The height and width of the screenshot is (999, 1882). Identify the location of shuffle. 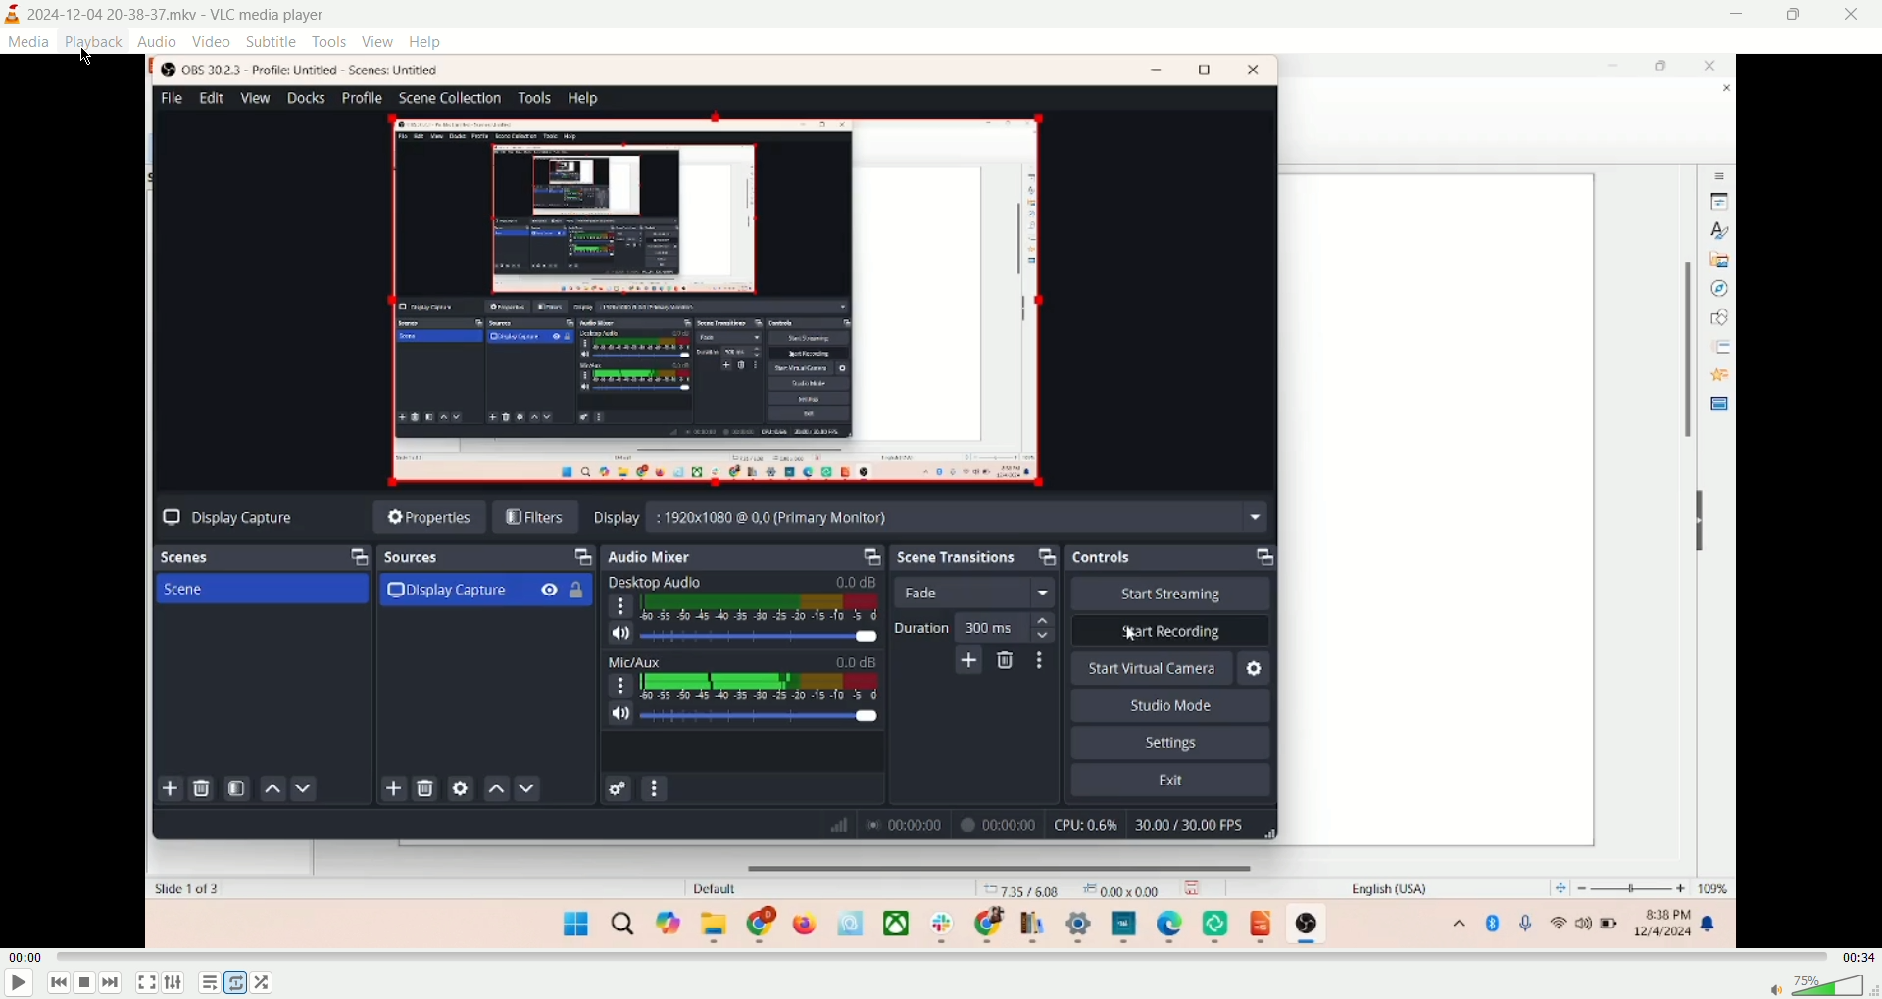
(273, 982).